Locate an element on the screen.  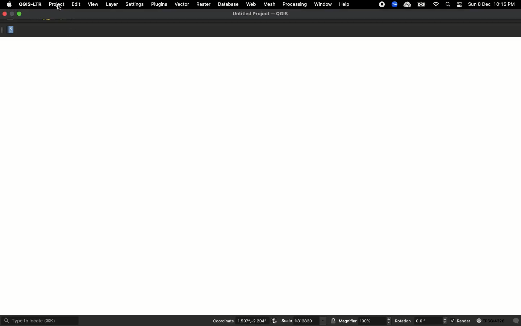
Search is located at coordinates (449, 5).